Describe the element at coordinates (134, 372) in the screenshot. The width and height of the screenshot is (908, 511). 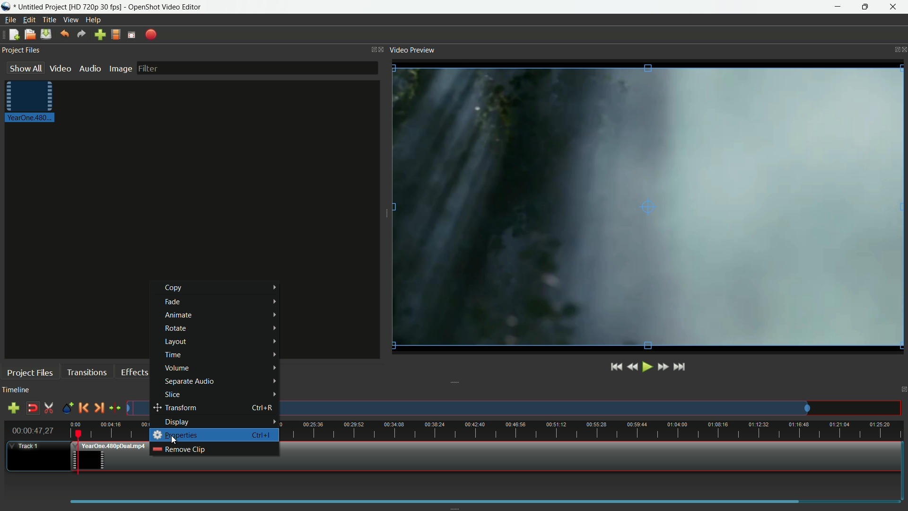
I see `effects` at that location.